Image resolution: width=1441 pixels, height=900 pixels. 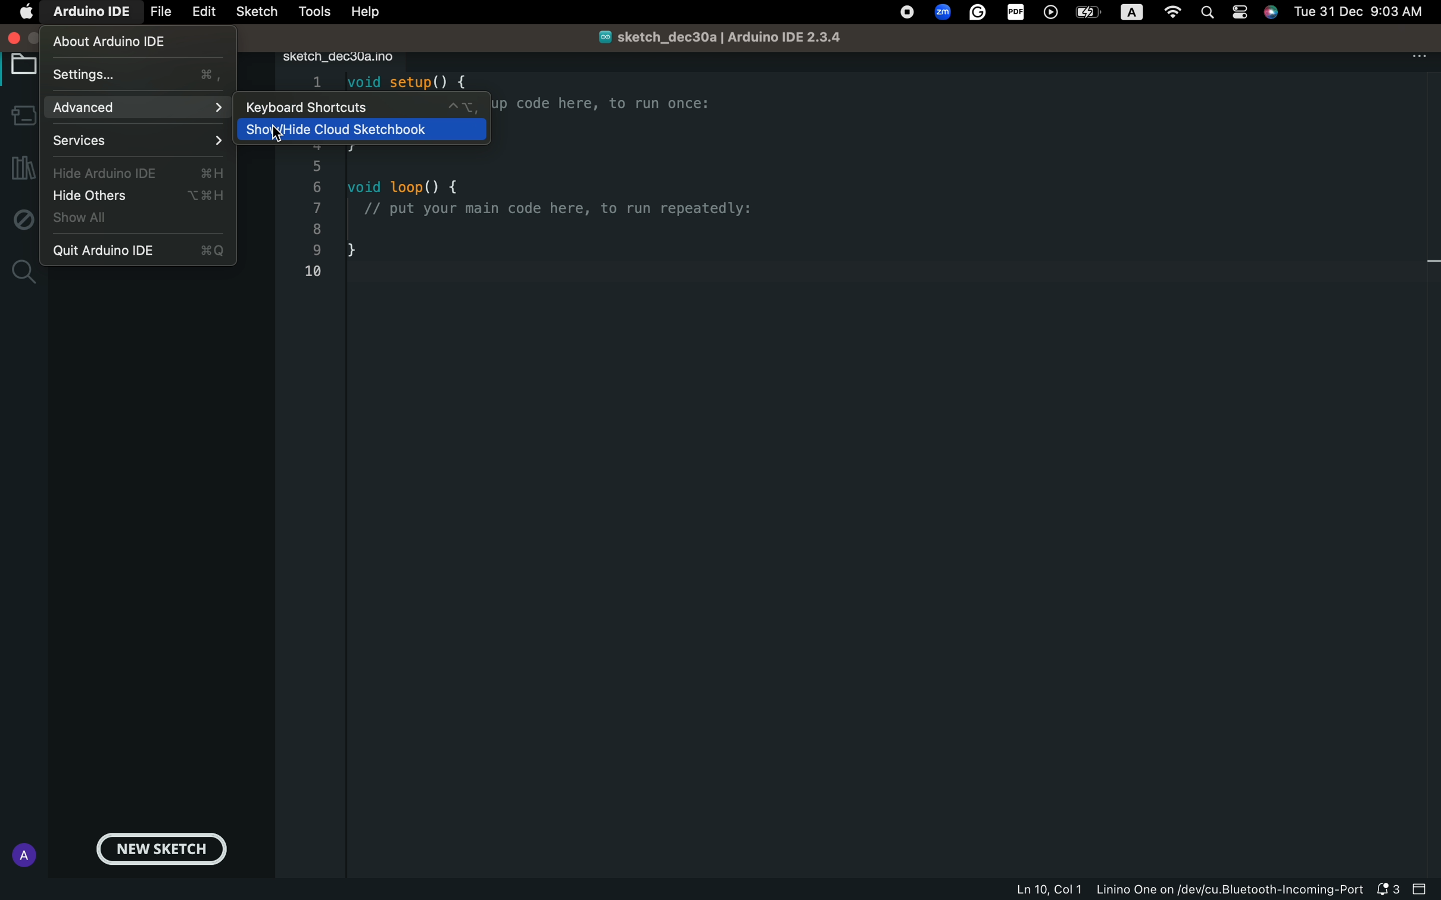 I want to click on notification, so click(x=1386, y=890).